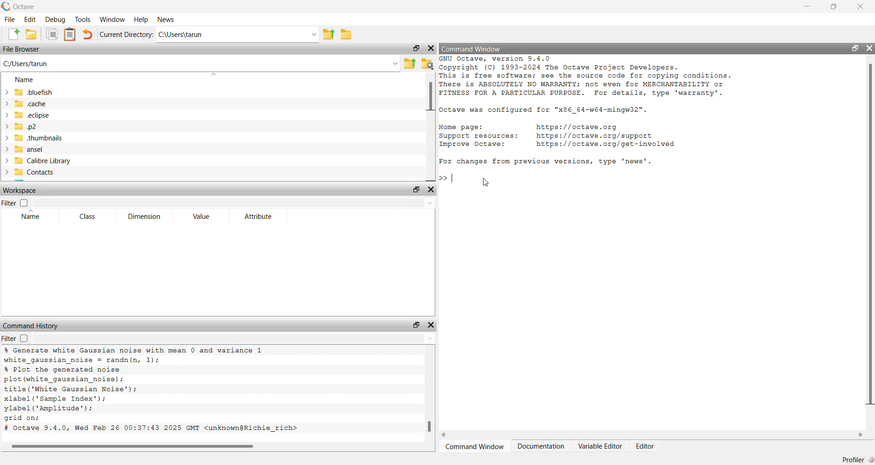 The image size is (875, 465). I want to click on parent directory, so click(411, 65).